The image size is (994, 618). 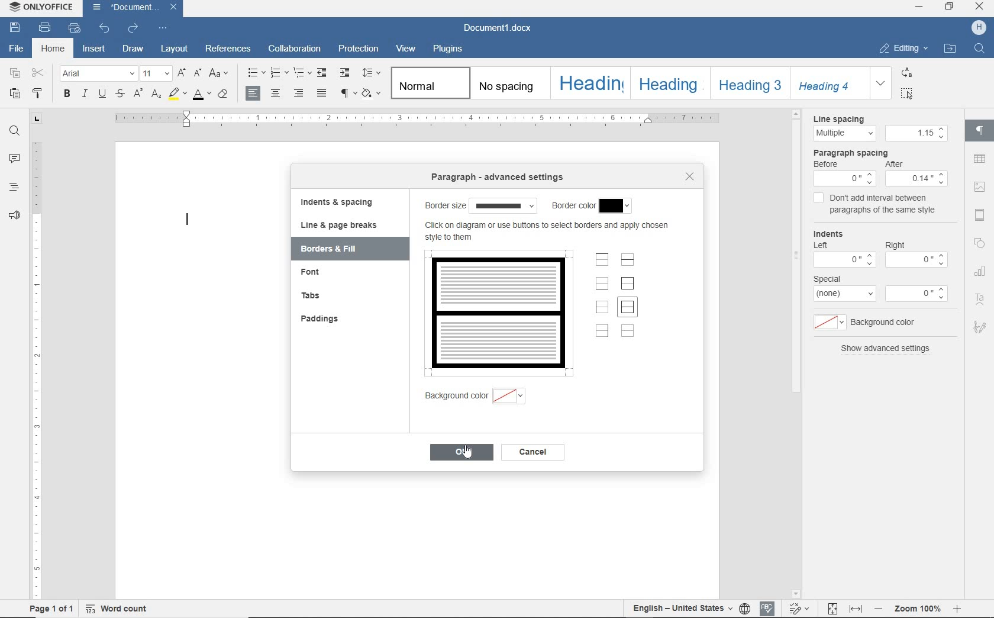 I want to click on close, so click(x=689, y=175).